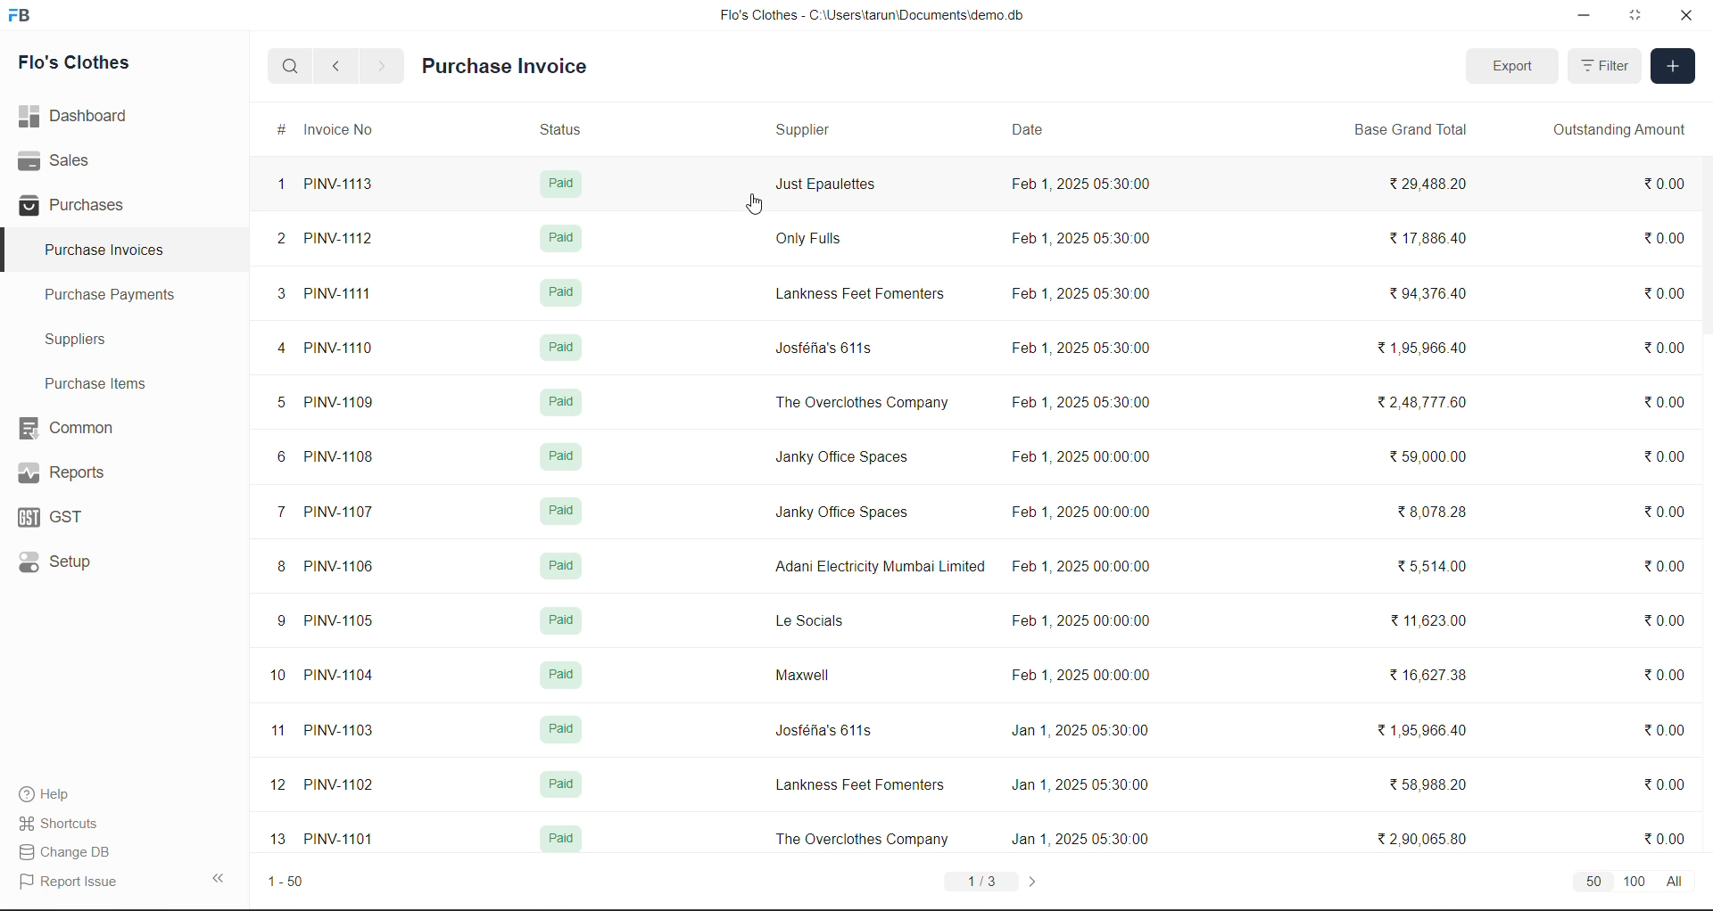 This screenshot has width=1713, height=911. What do you see at coordinates (566, 783) in the screenshot?
I see `` at bounding box center [566, 783].